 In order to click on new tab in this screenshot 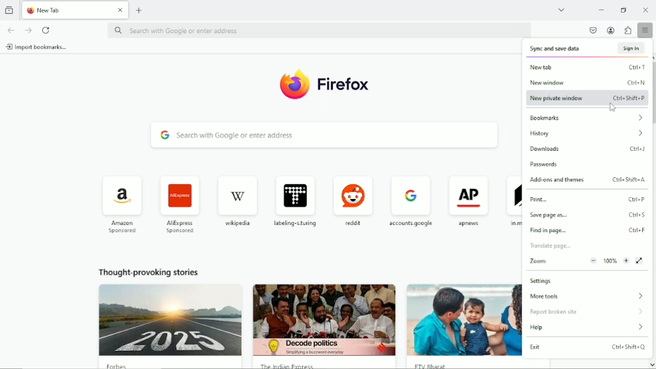, I will do `click(65, 10)`.